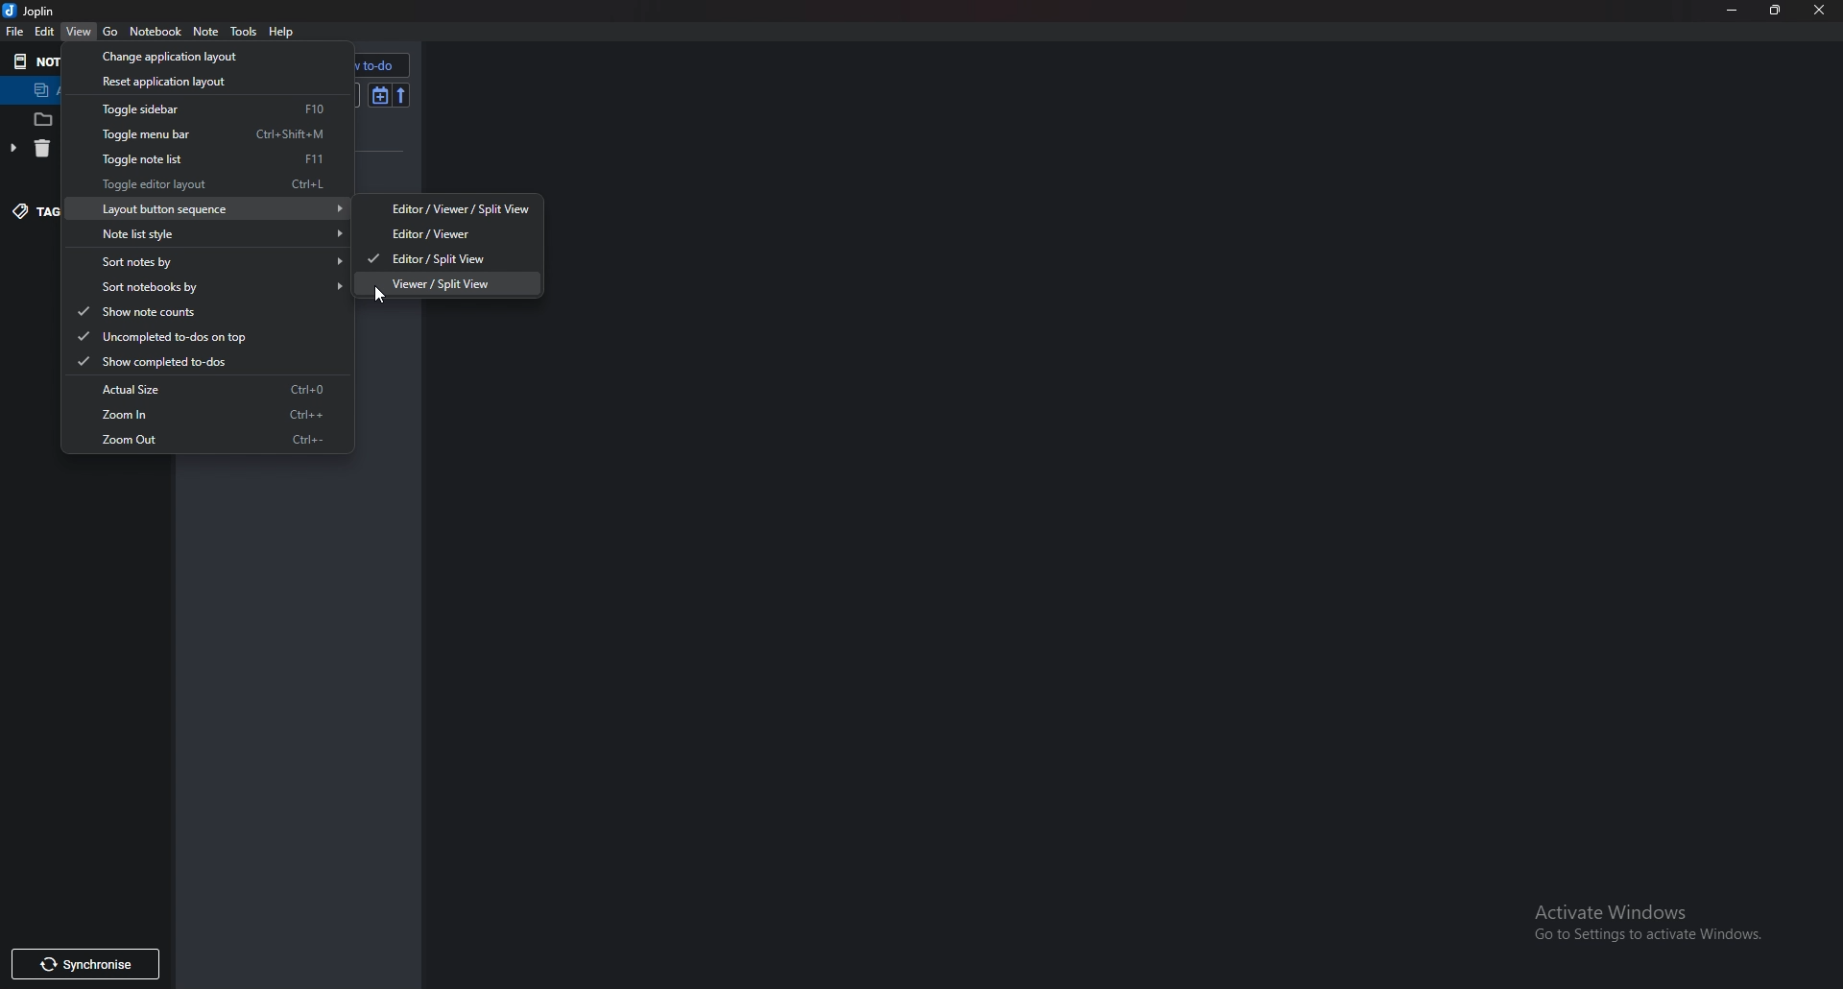 The height and width of the screenshot is (989, 1843). What do you see at coordinates (205, 31) in the screenshot?
I see `note` at bounding box center [205, 31].